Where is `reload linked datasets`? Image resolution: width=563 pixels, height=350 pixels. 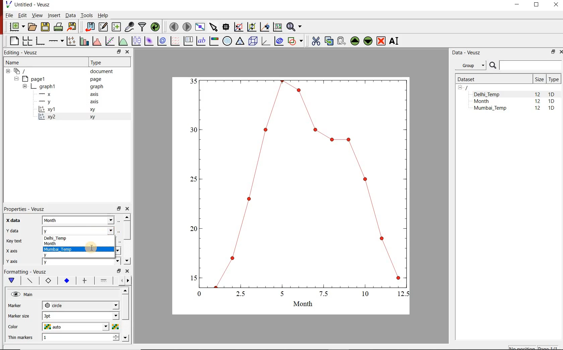
reload linked datasets is located at coordinates (155, 26).